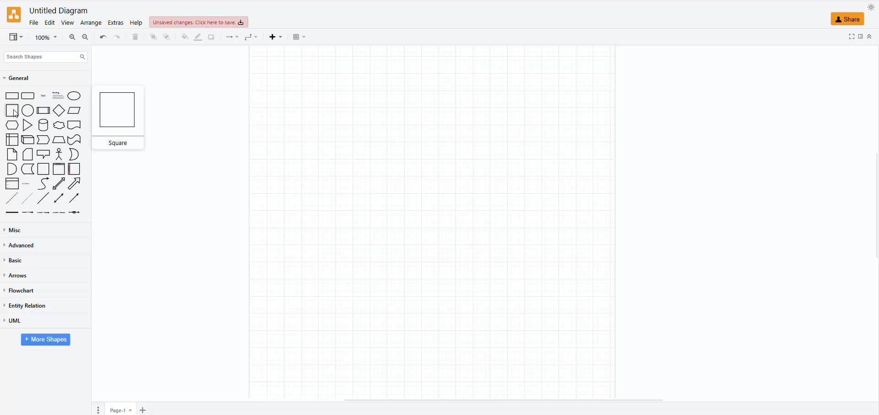 The height and width of the screenshot is (415, 879). What do you see at coordinates (59, 154) in the screenshot?
I see `actor` at bounding box center [59, 154].